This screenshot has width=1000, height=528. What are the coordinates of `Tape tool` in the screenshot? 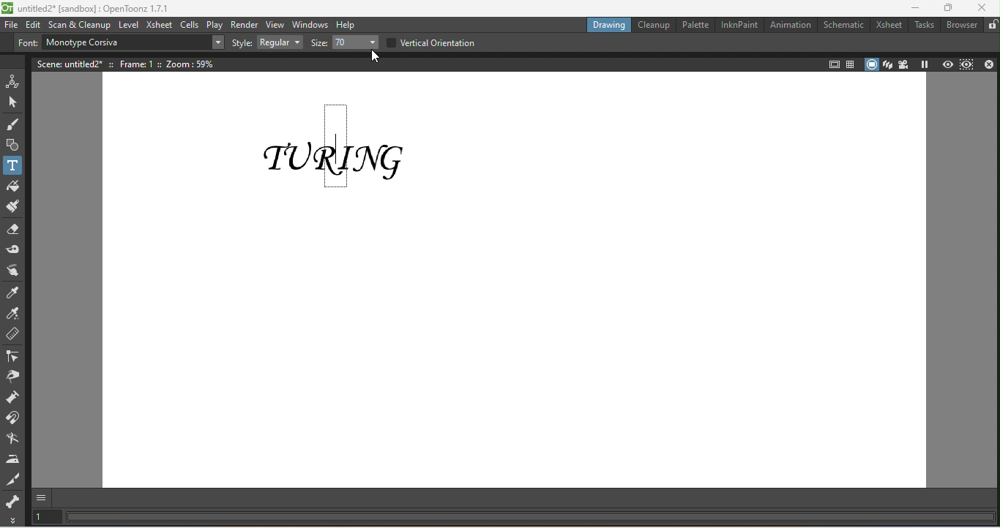 It's located at (12, 249).